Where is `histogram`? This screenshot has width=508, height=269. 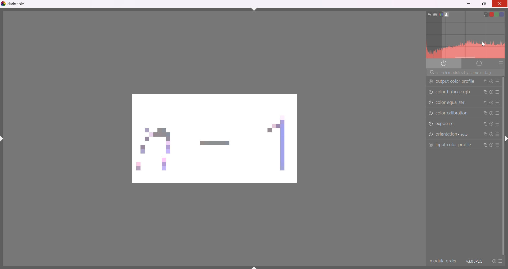 histogram is located at coordinates (466, 40).